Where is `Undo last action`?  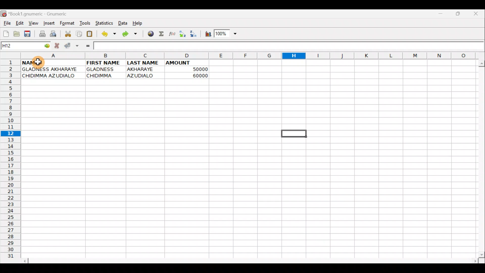 Undo last action is located at coordinates (109, 34).